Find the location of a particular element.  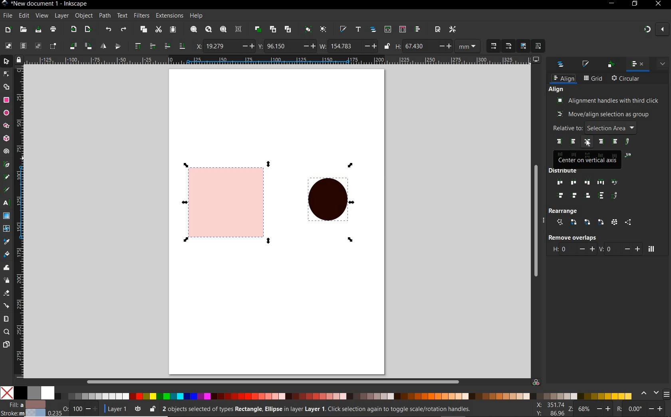

color pallet is located at coordinates (331, 393).